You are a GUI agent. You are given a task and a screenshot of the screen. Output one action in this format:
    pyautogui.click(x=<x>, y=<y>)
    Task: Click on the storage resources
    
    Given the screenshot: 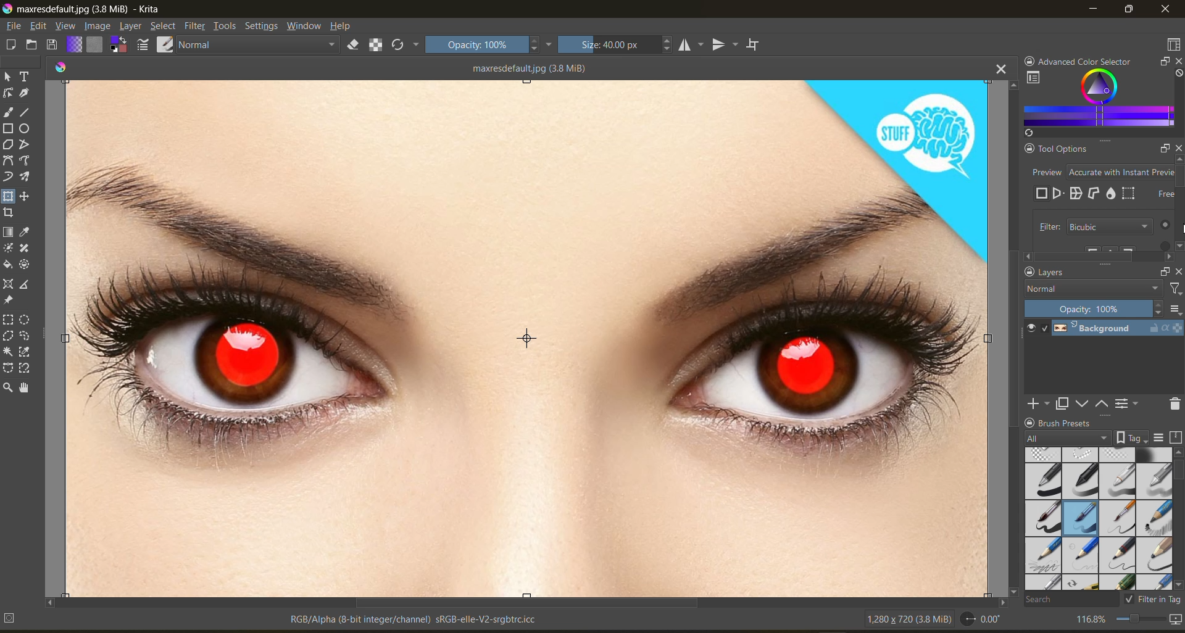 What is the action you would take?
    pyautogui.click(x=1175, y=437)
    